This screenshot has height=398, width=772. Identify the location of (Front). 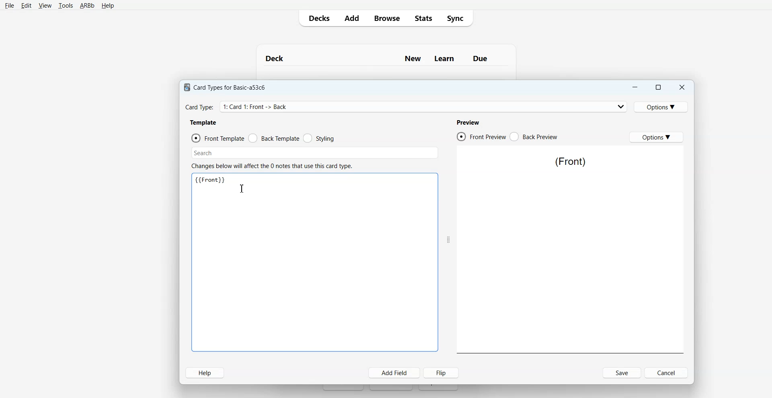
(570, 161).